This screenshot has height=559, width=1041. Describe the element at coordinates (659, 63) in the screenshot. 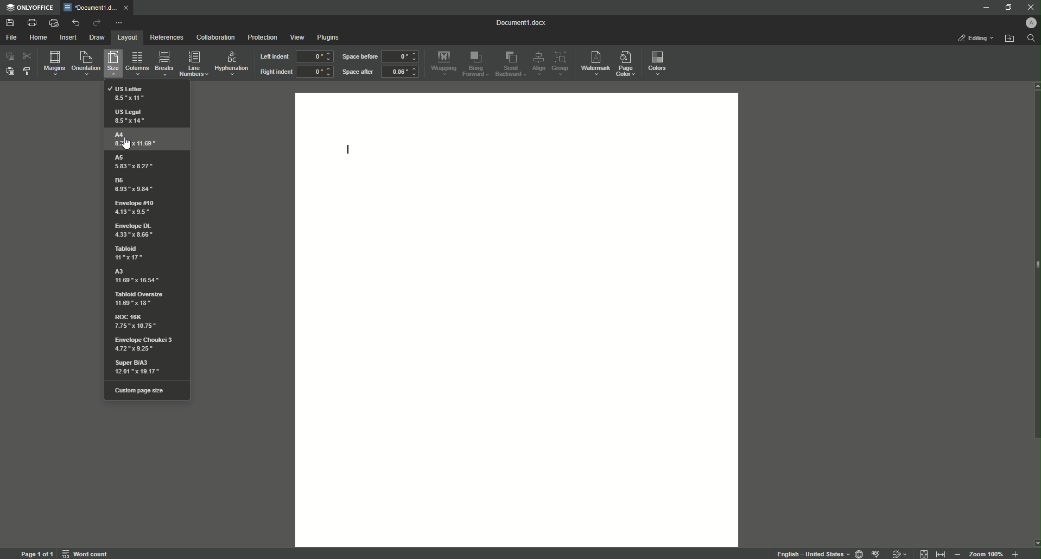

I see `Colors` at that location.